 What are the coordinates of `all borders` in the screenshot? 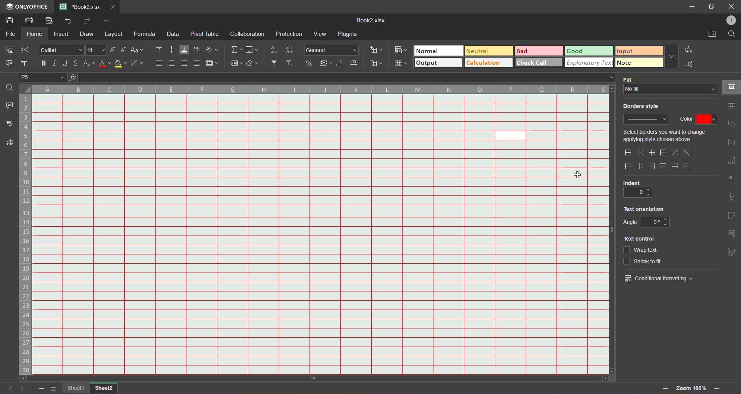 It's located at (629, 153).